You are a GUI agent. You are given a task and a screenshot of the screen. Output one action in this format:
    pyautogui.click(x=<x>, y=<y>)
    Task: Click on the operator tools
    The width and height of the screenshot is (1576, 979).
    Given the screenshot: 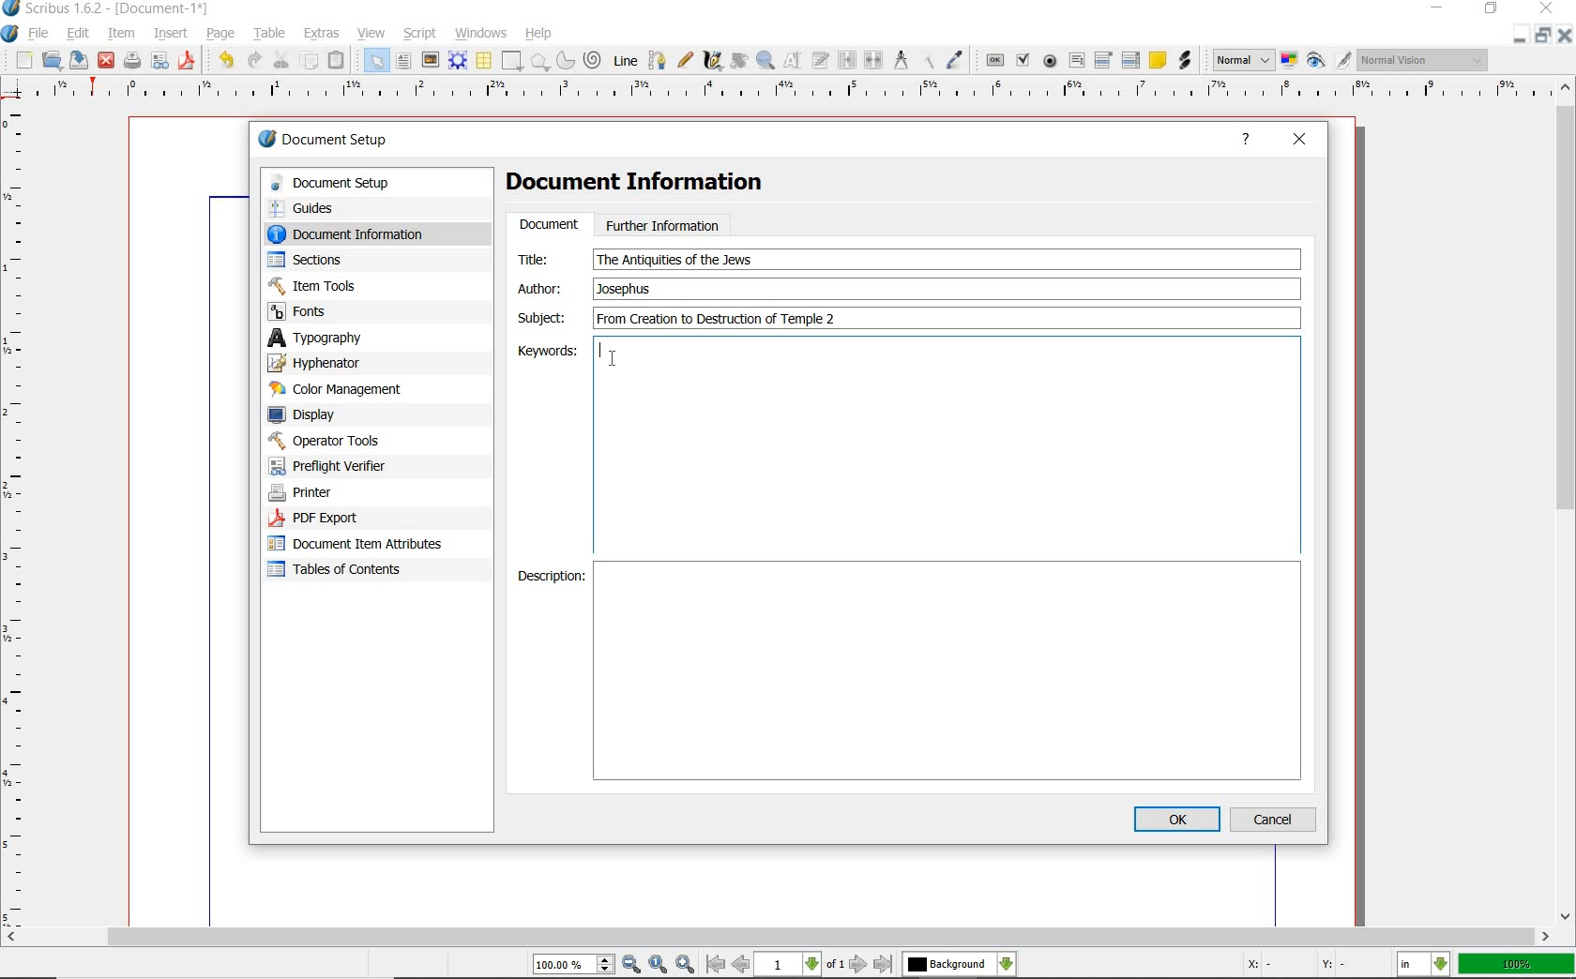 What is the action you would take?
    pyautogui.click(x=350, y=441)
    